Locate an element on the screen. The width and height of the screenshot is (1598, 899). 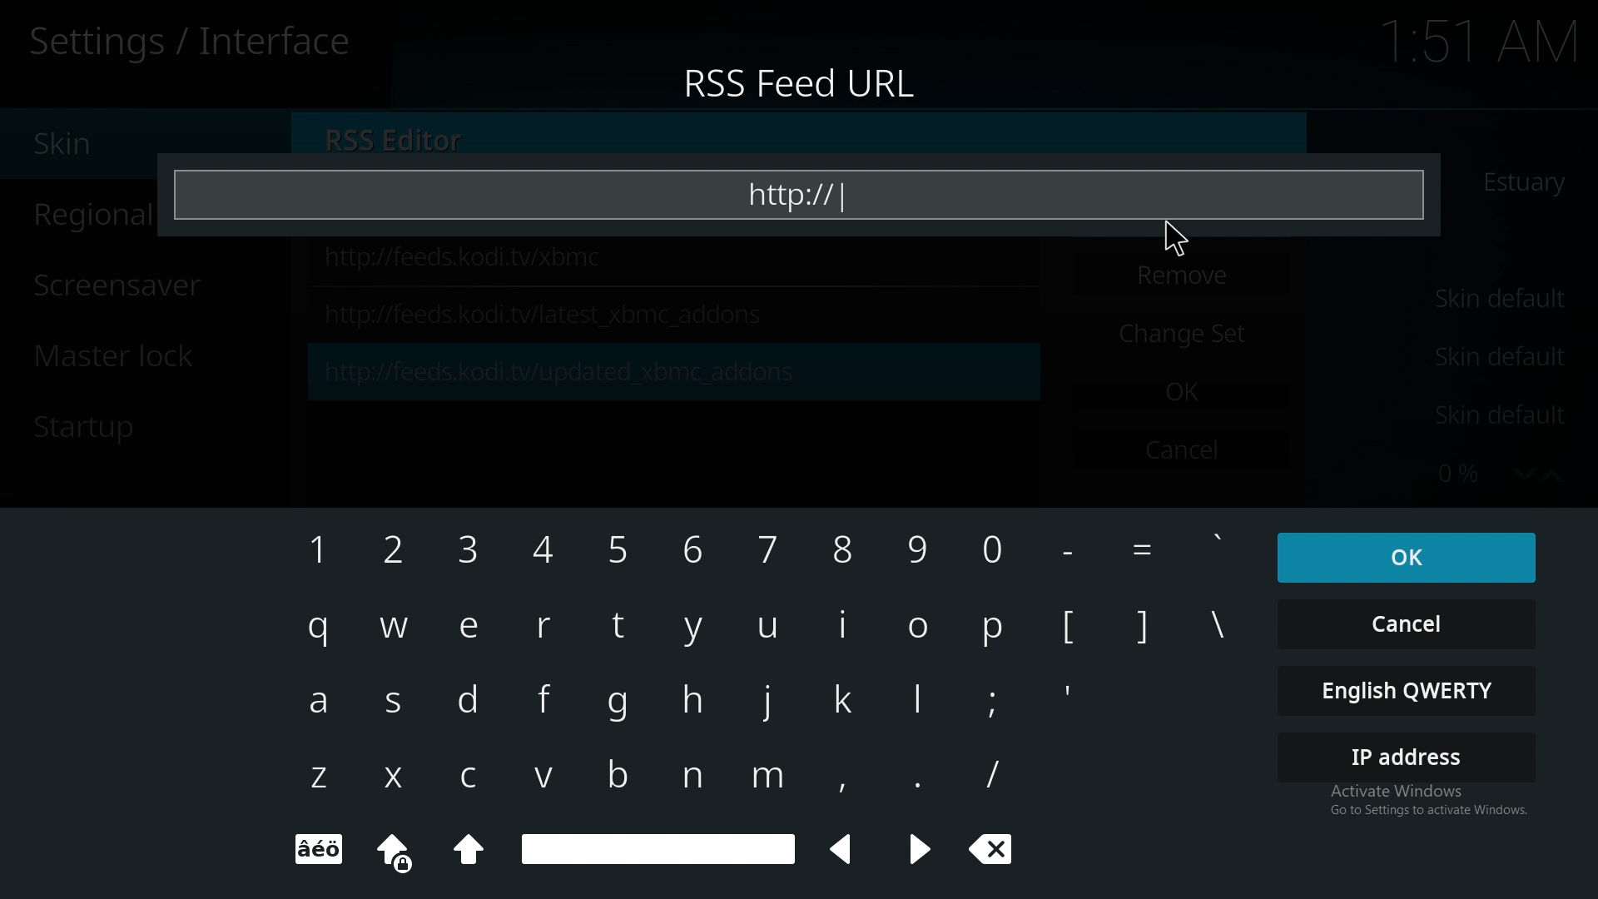
s is located at coordinates (395, 704).